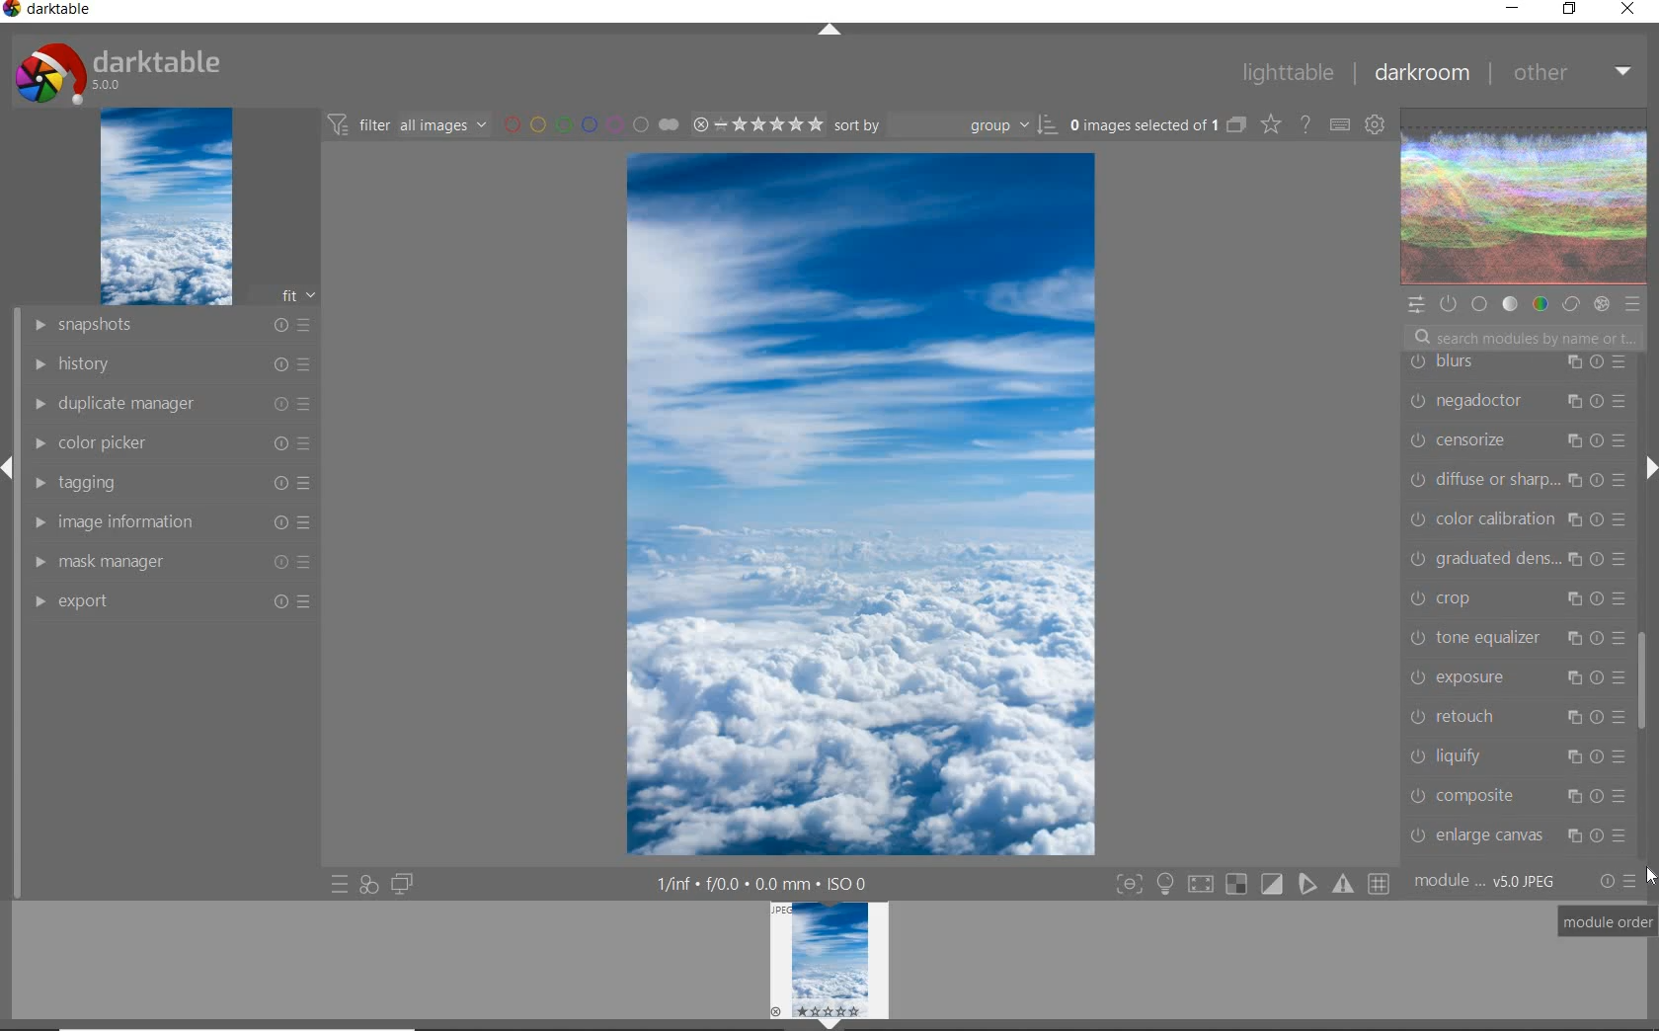  I want to click on MASK MANAGER, so click(175, 561).